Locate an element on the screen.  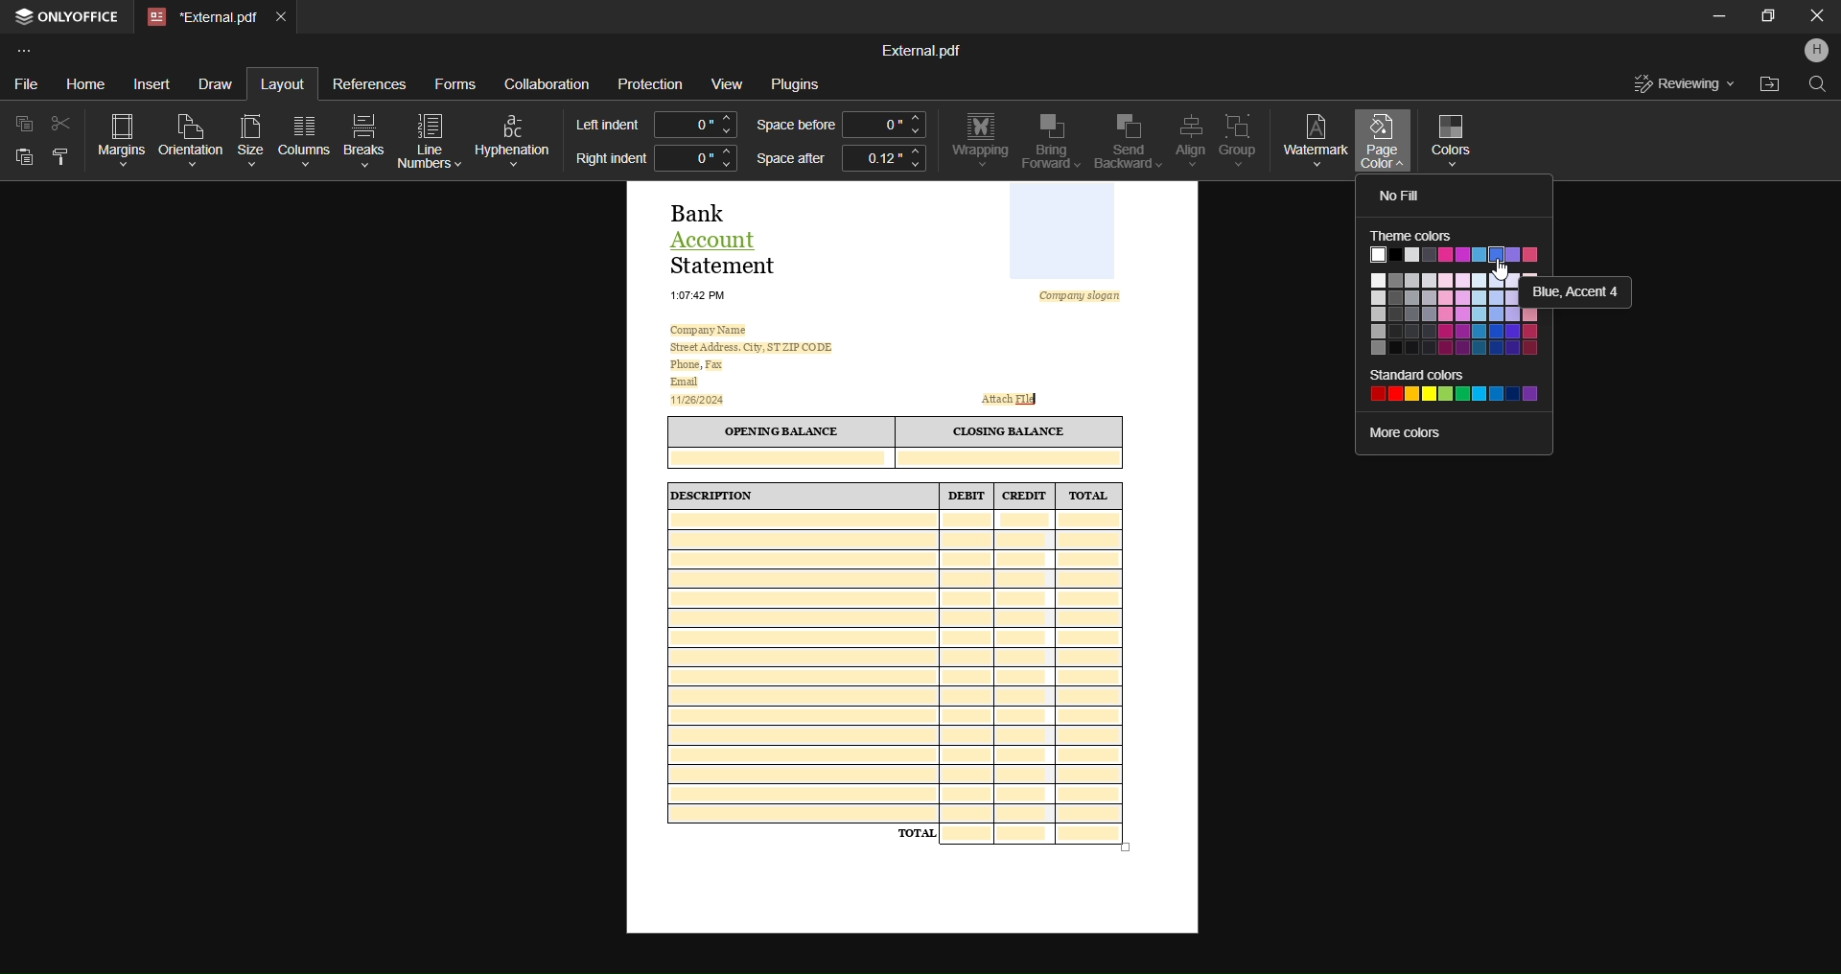
theme colors is located at coordinates (1426, 255).